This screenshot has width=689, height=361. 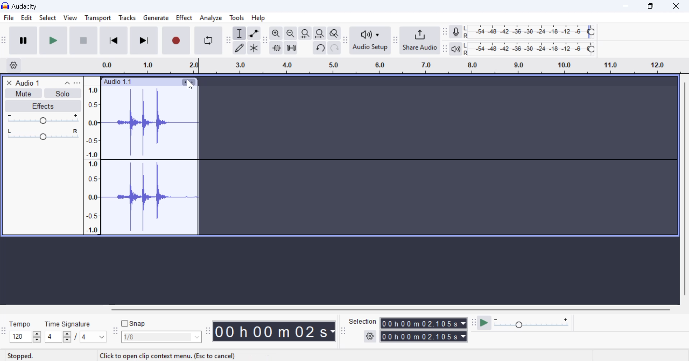 What do you see at coordinates (678, 5) in the screenshot?
I see `Close Window` at bounding box center [678, 5].